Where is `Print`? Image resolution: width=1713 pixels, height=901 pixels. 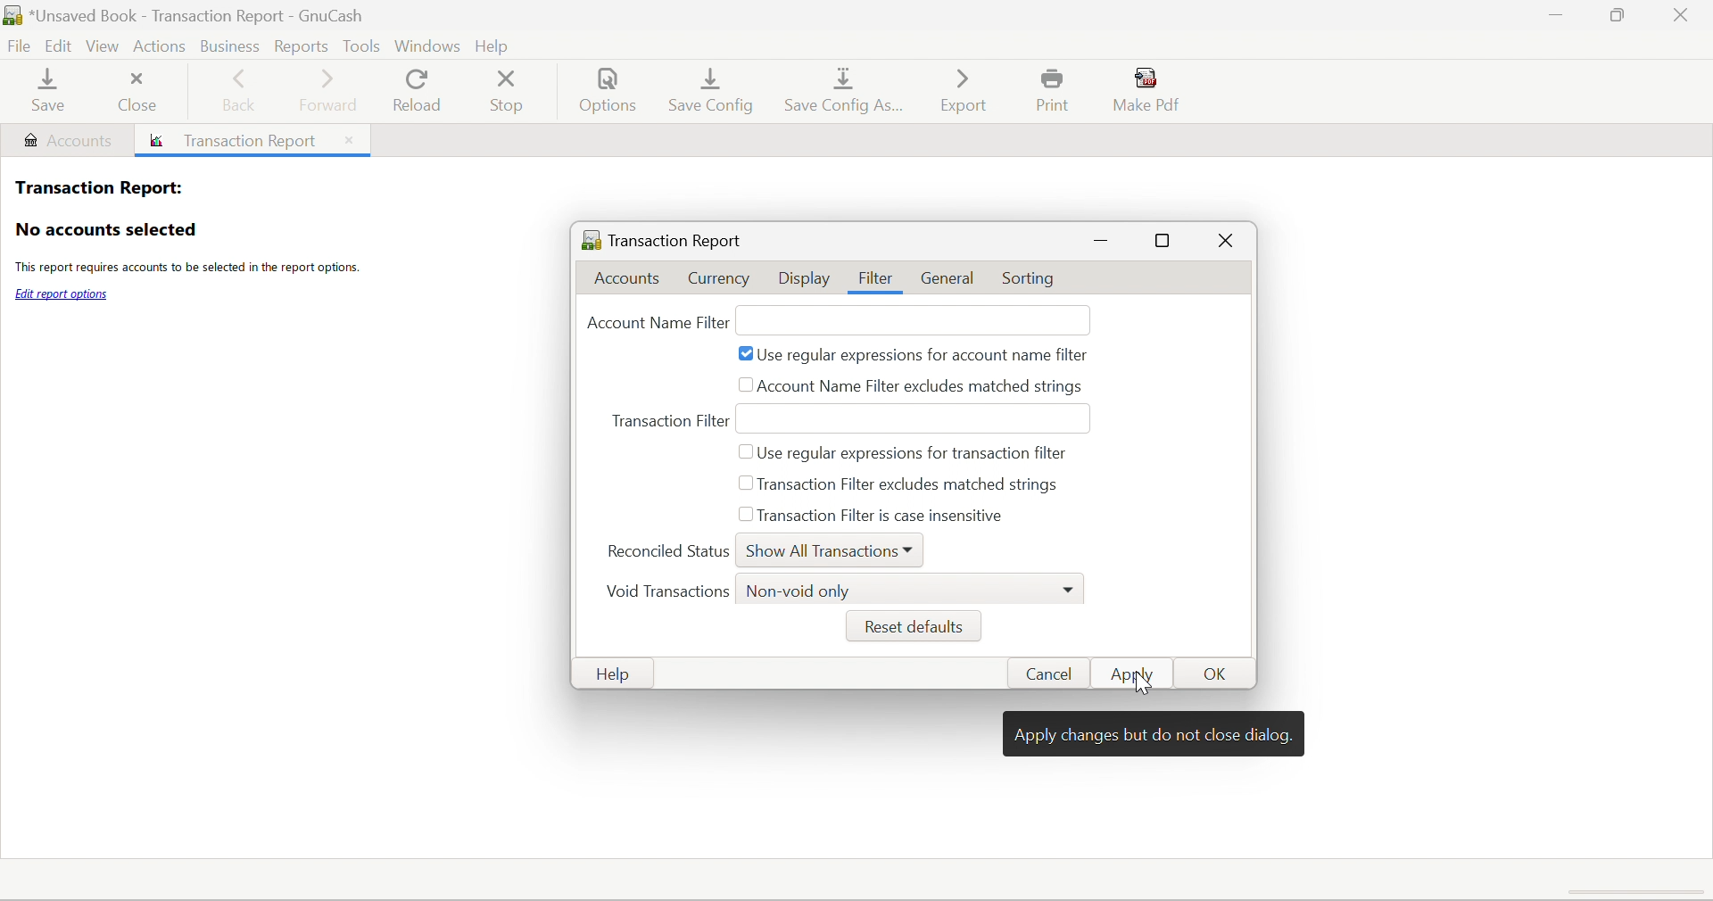
Print is located at coordinates (1057, 91).